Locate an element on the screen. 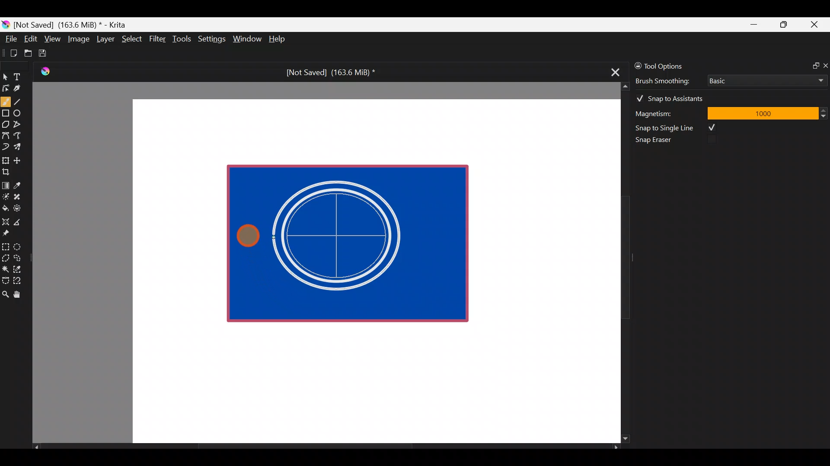  Smart patch tool is located at coordinates (20, 196).